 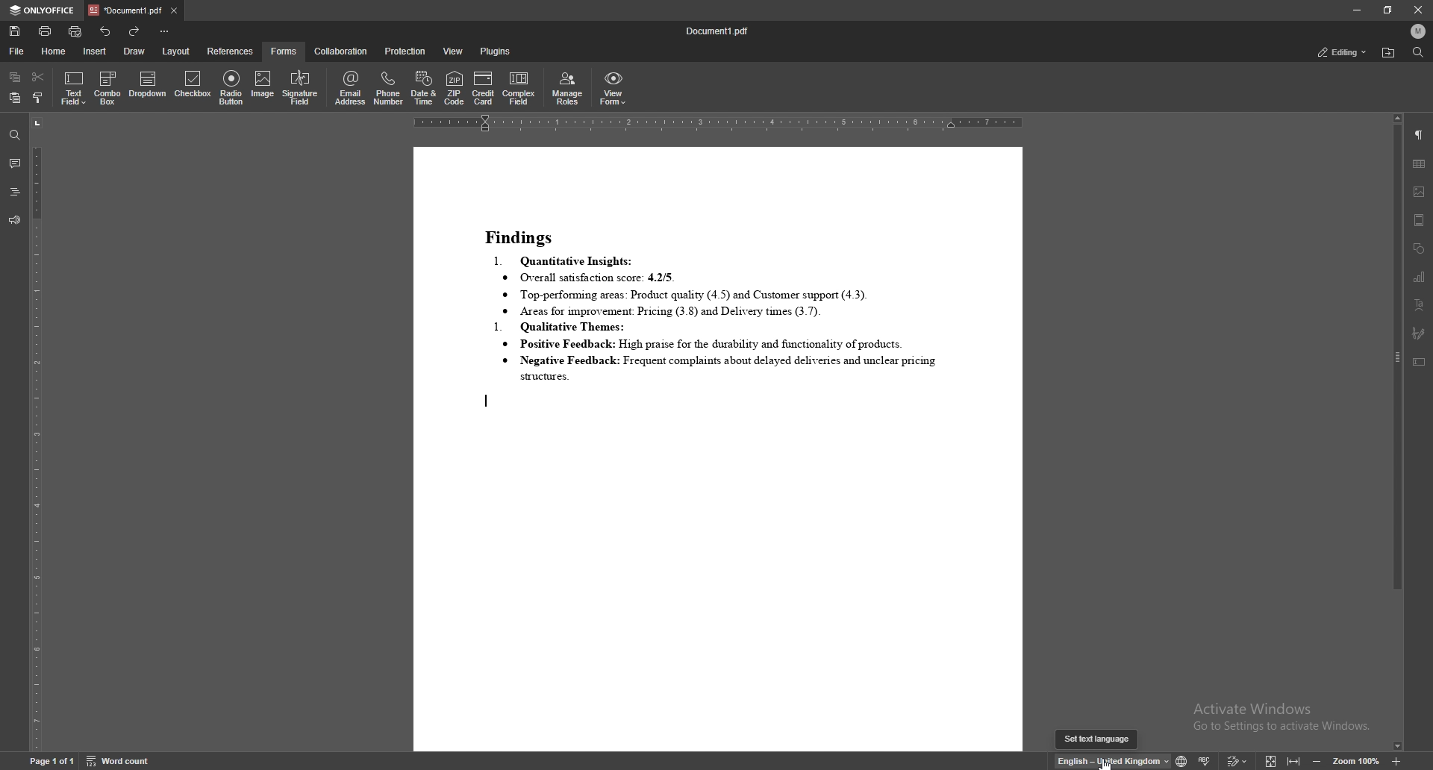 I want to click on close, so click(x=1416, y=10).